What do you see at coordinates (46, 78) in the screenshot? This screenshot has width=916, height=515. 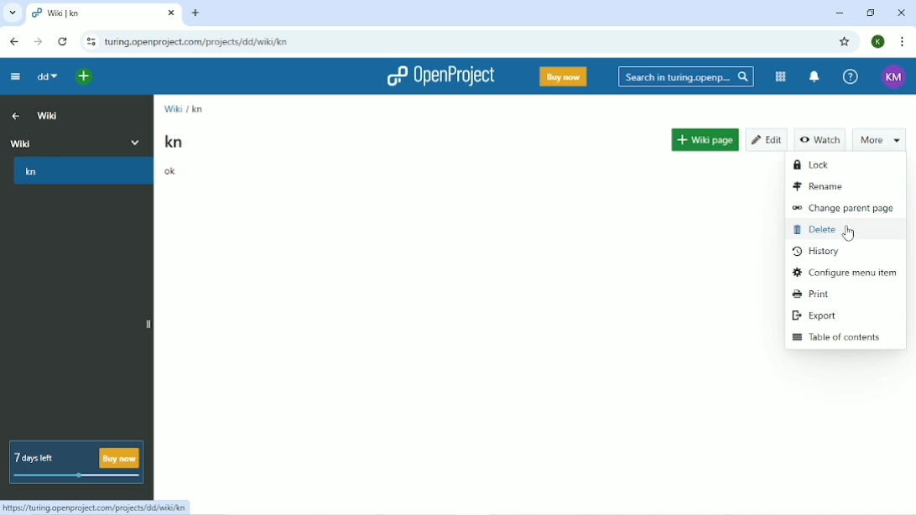 I see `dd` at bounding box center [46, 78].